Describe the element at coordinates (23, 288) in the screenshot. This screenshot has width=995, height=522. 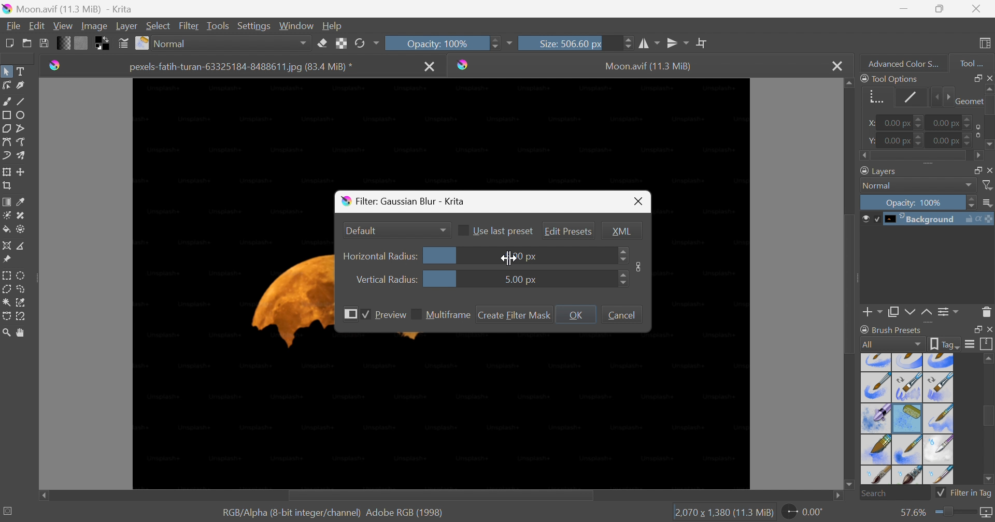
I see `Freehand selection tool` at that location.